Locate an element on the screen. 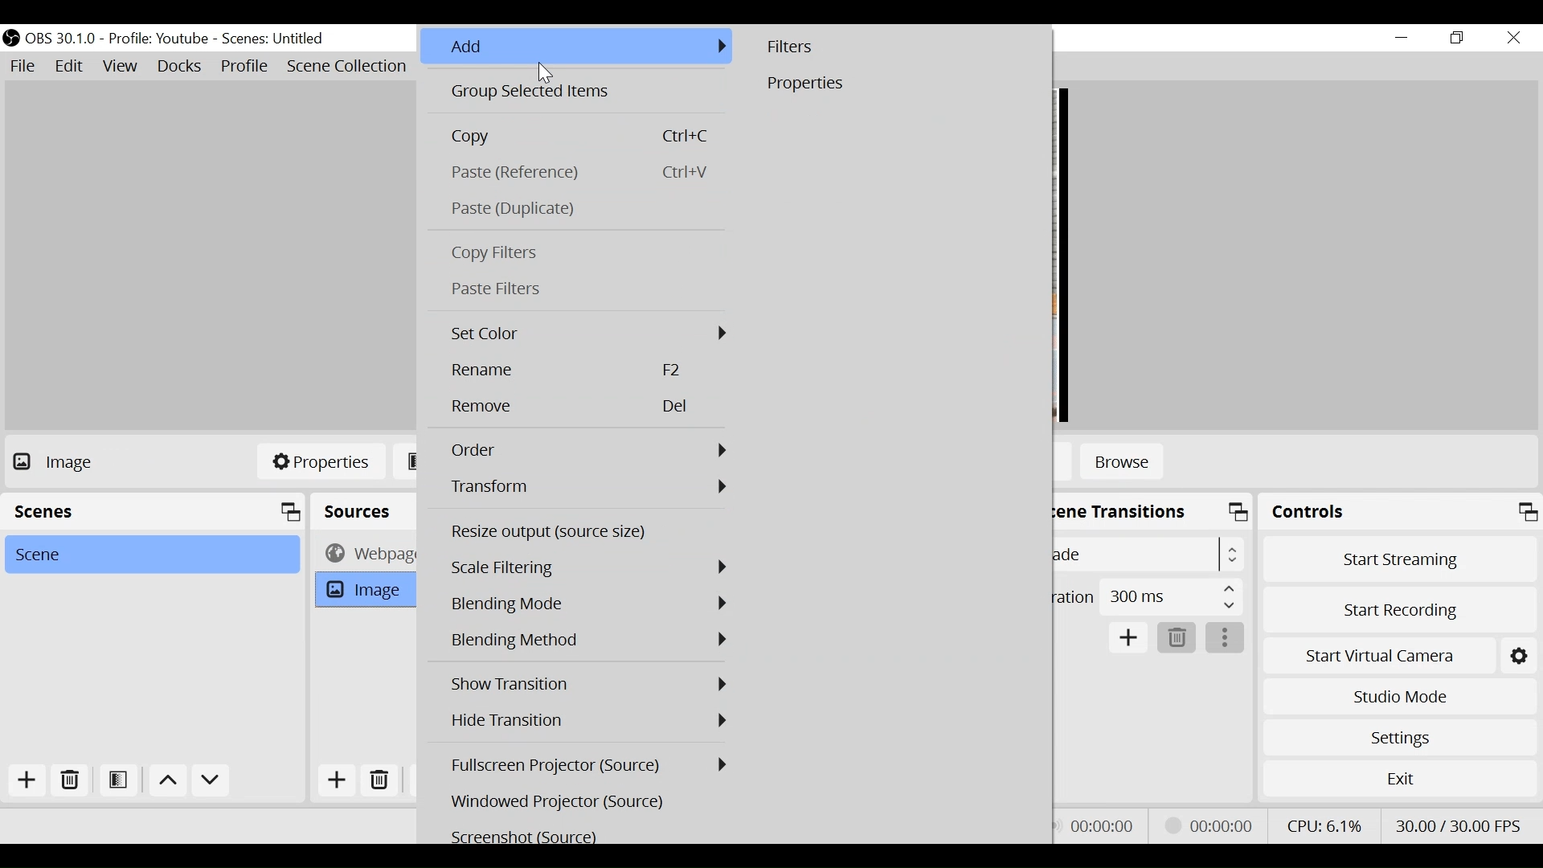  Edit is located at coordinates (70, 66).